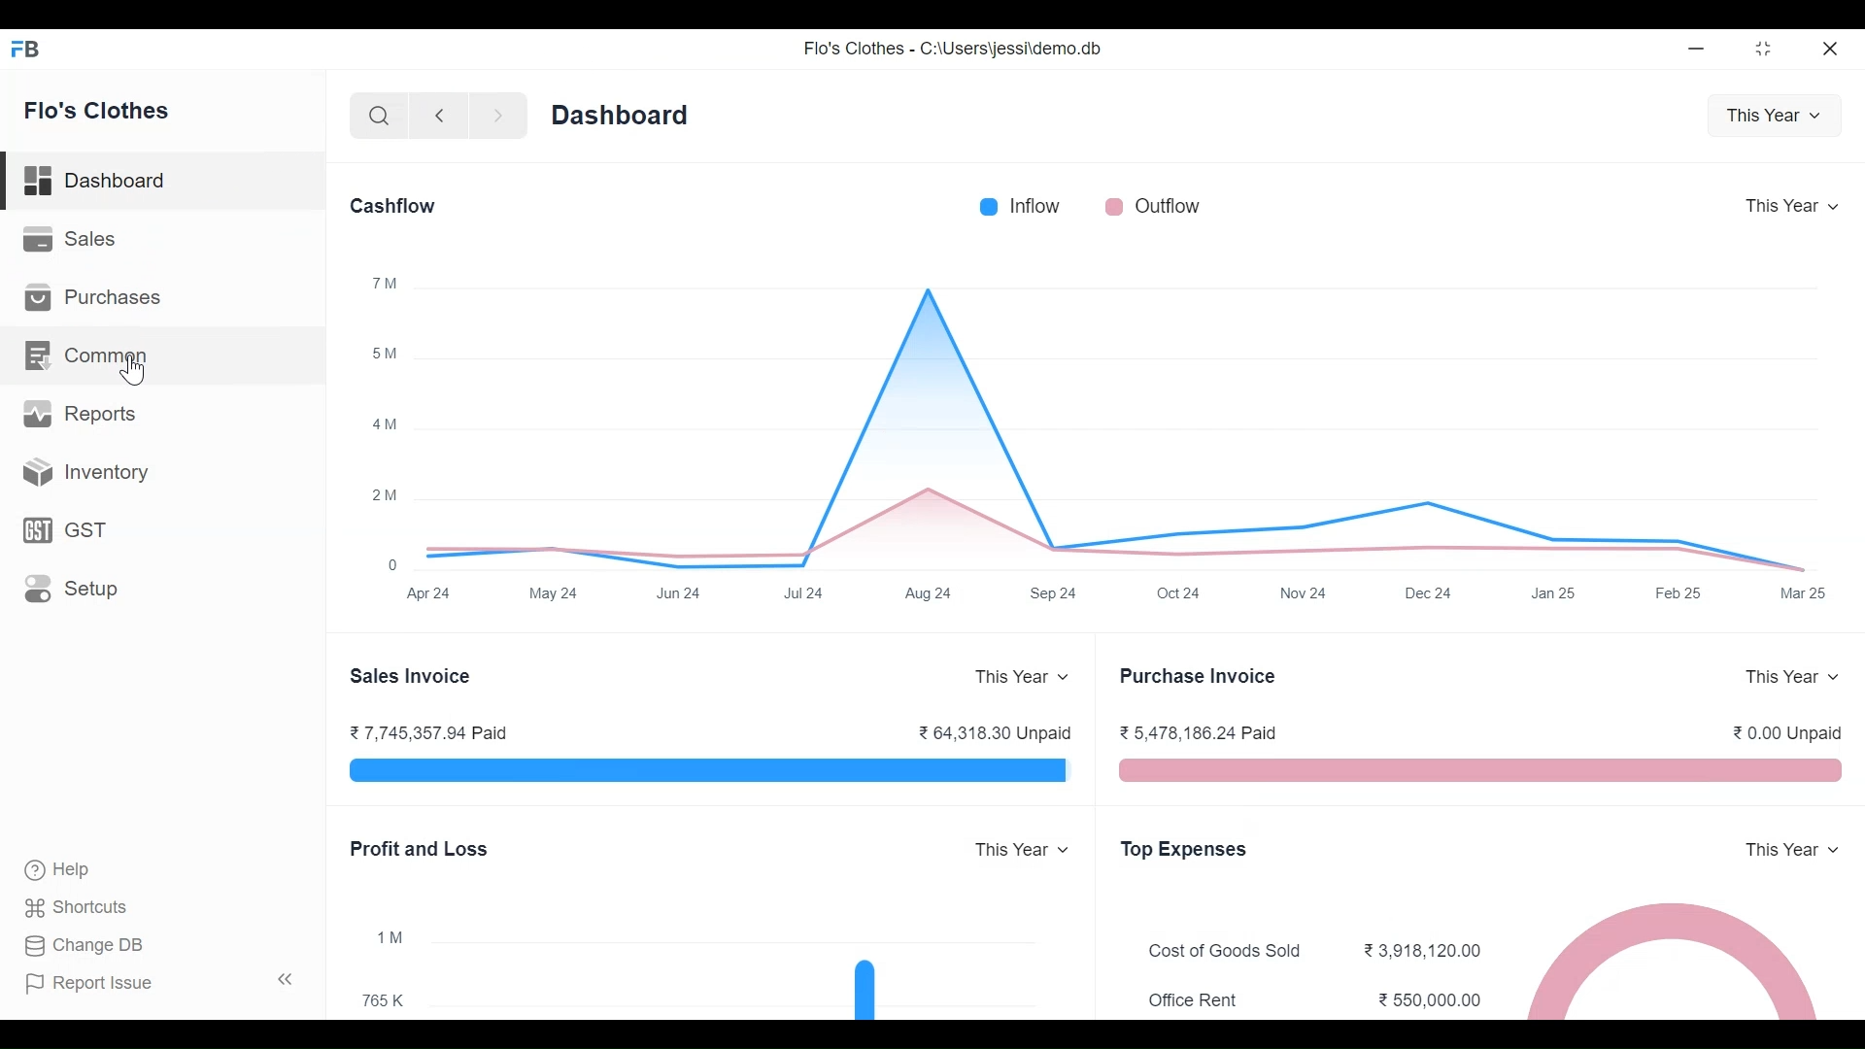  Describe the element at coordinates (1124, 420) in the screenshot. I see `The Cashflow chart shows the total amount of money being transferred into and out of Flo's Clothes over year` at that location.